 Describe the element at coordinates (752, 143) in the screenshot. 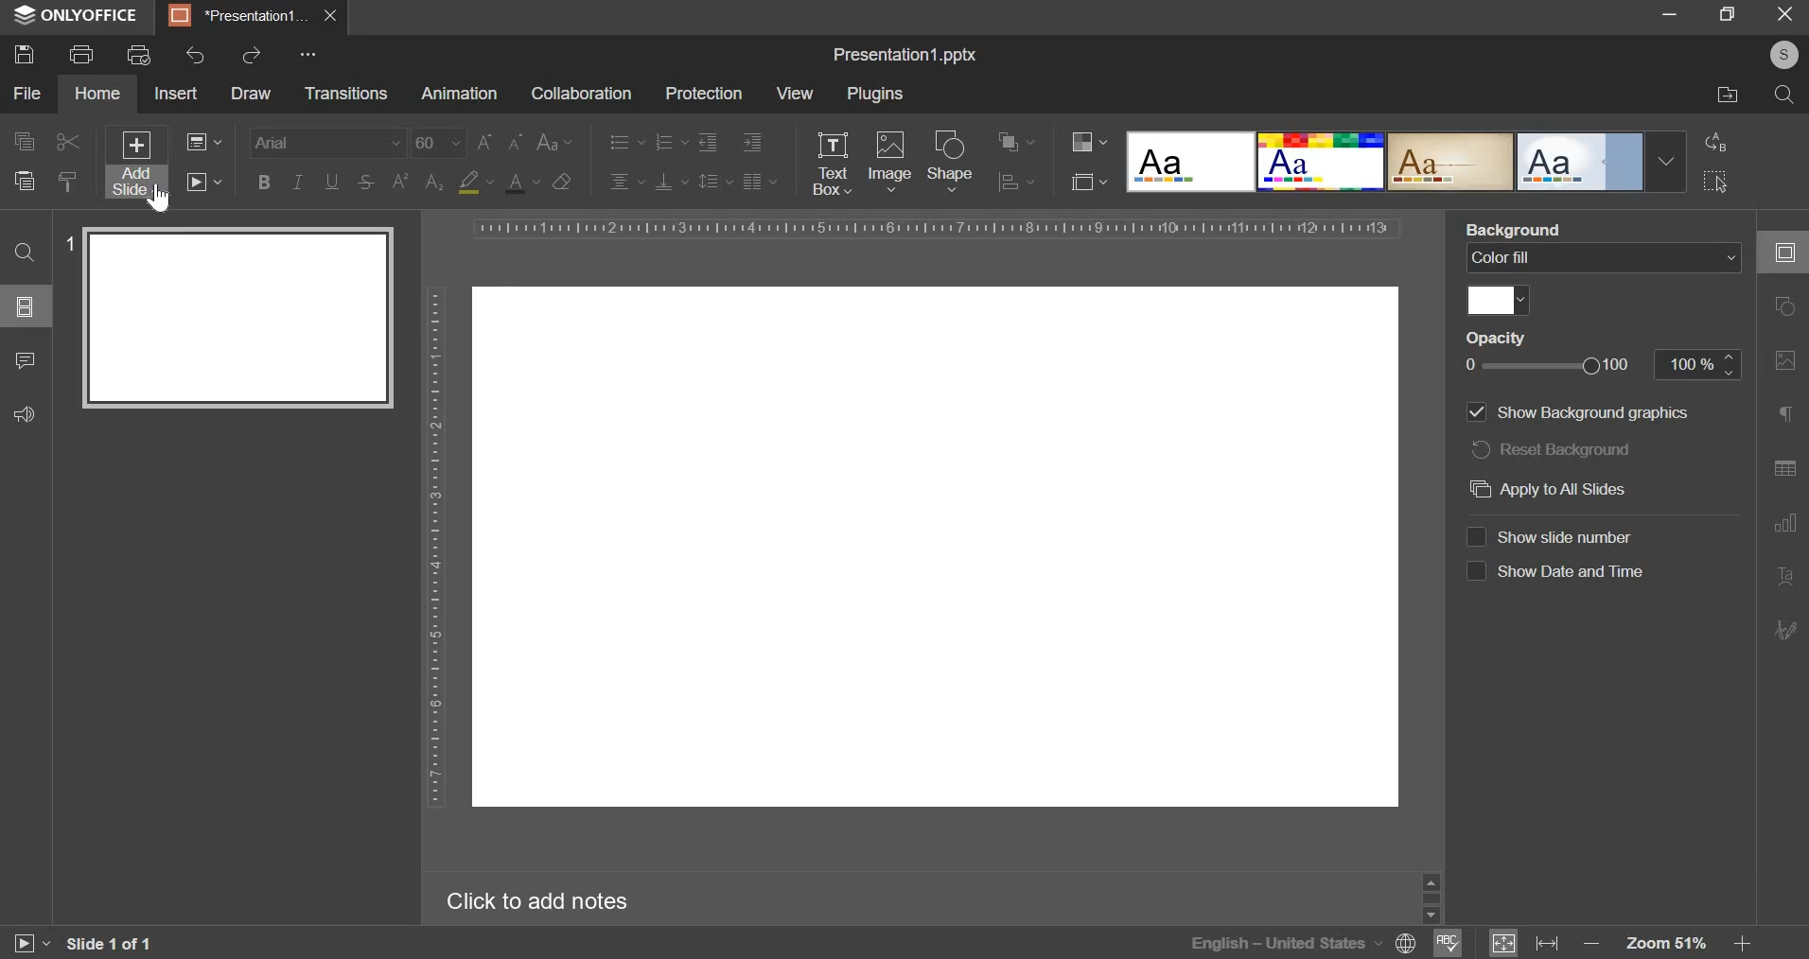

I see `increase indent` at that location.